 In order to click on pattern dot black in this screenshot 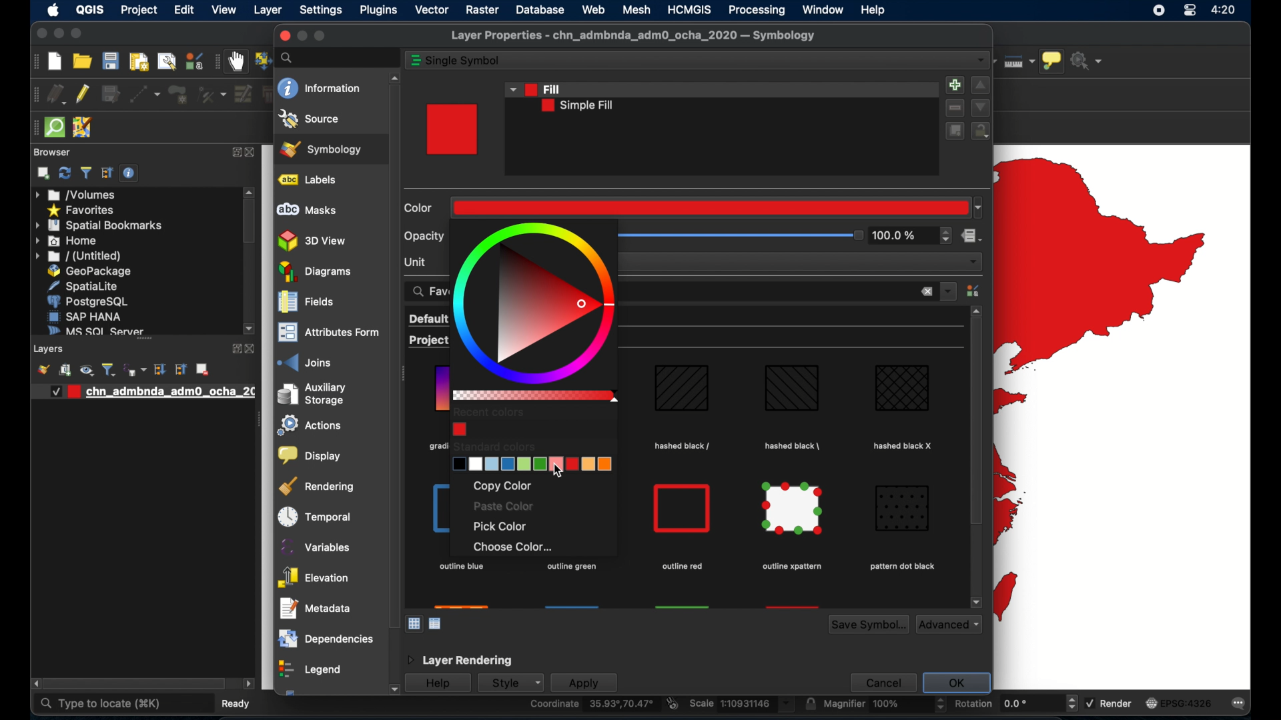, I will do `click(901, 567)`.